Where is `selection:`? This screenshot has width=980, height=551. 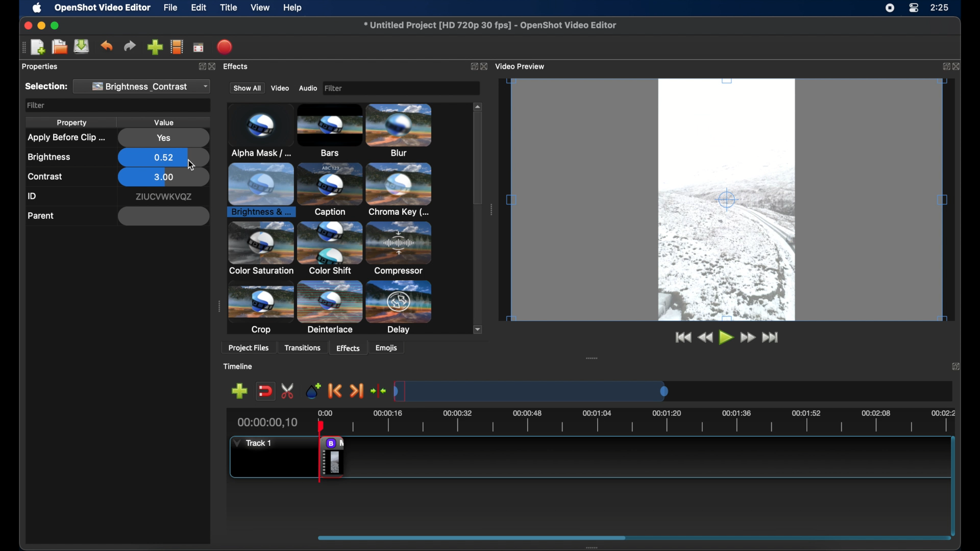
selection: is located at coordinates (45, 87).